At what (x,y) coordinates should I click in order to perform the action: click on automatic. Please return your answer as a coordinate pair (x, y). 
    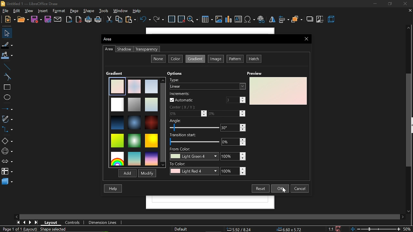
    Looking at the image, I should click on (181, 97).